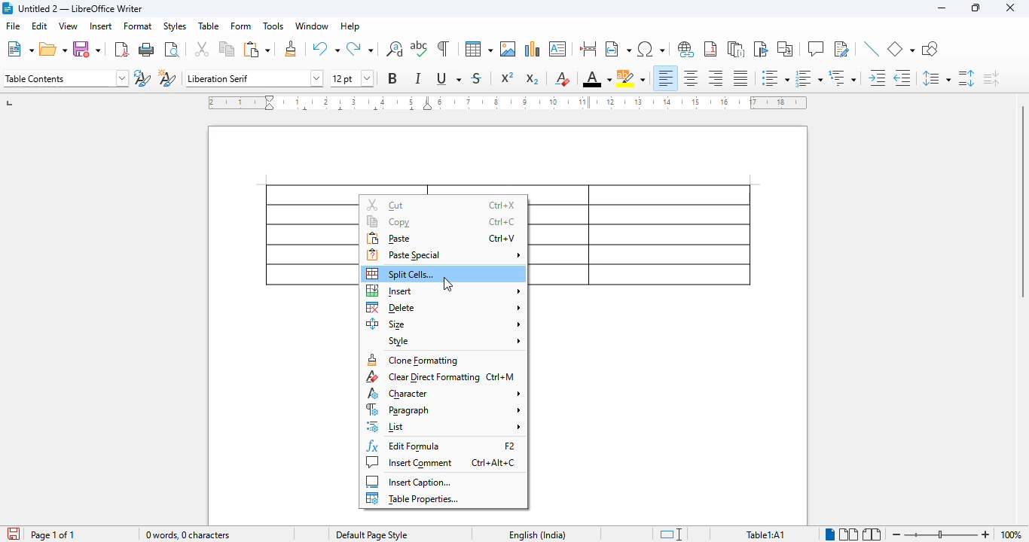 The height and width of the screenshot is (542, 1029). Describe the element at coordinates (65, 78) in the screenshot. I see `set paragraph style` at that location.